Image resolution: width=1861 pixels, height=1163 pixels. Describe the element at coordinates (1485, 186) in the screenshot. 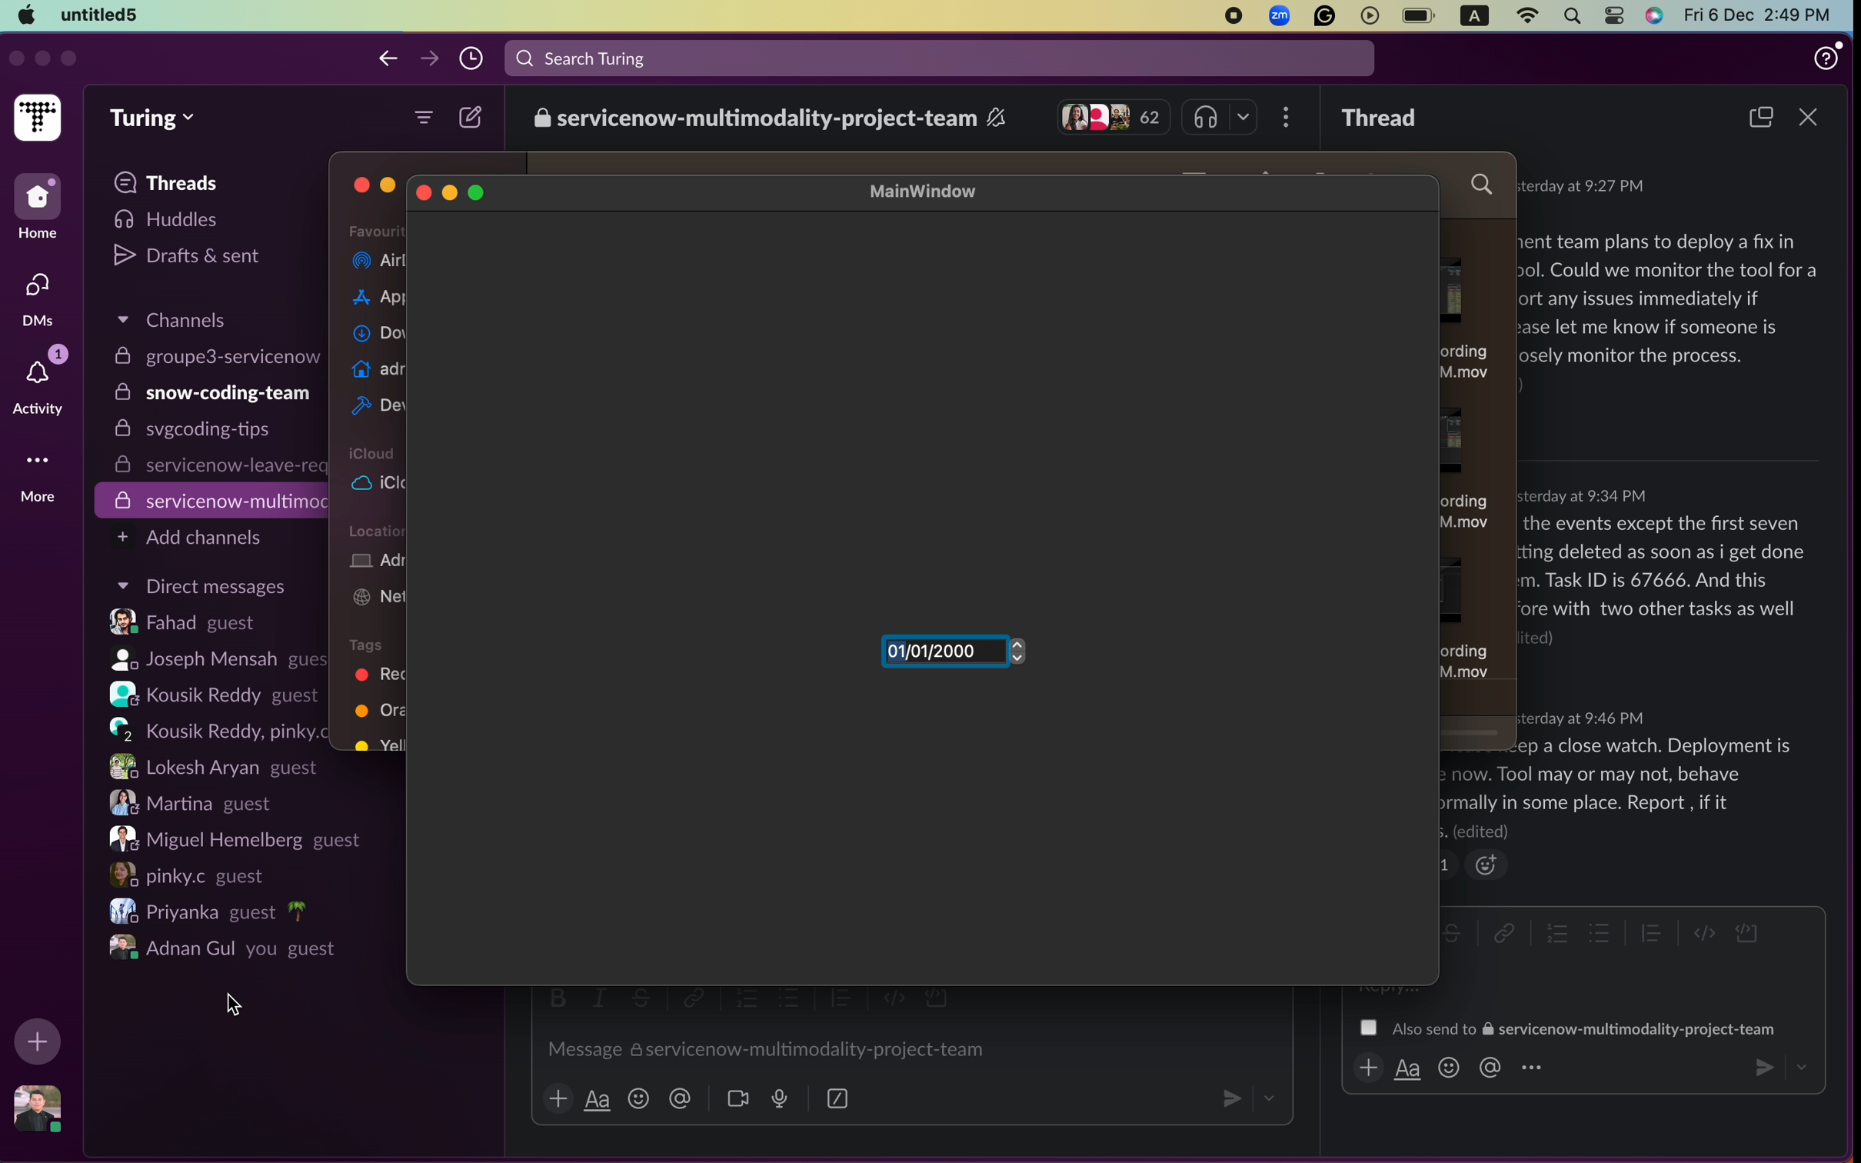

I see `search` at that location.